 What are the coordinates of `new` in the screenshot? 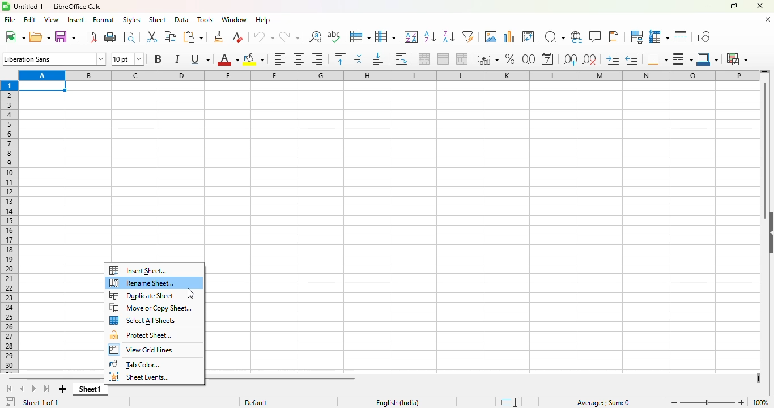 It's located at (15, 37).